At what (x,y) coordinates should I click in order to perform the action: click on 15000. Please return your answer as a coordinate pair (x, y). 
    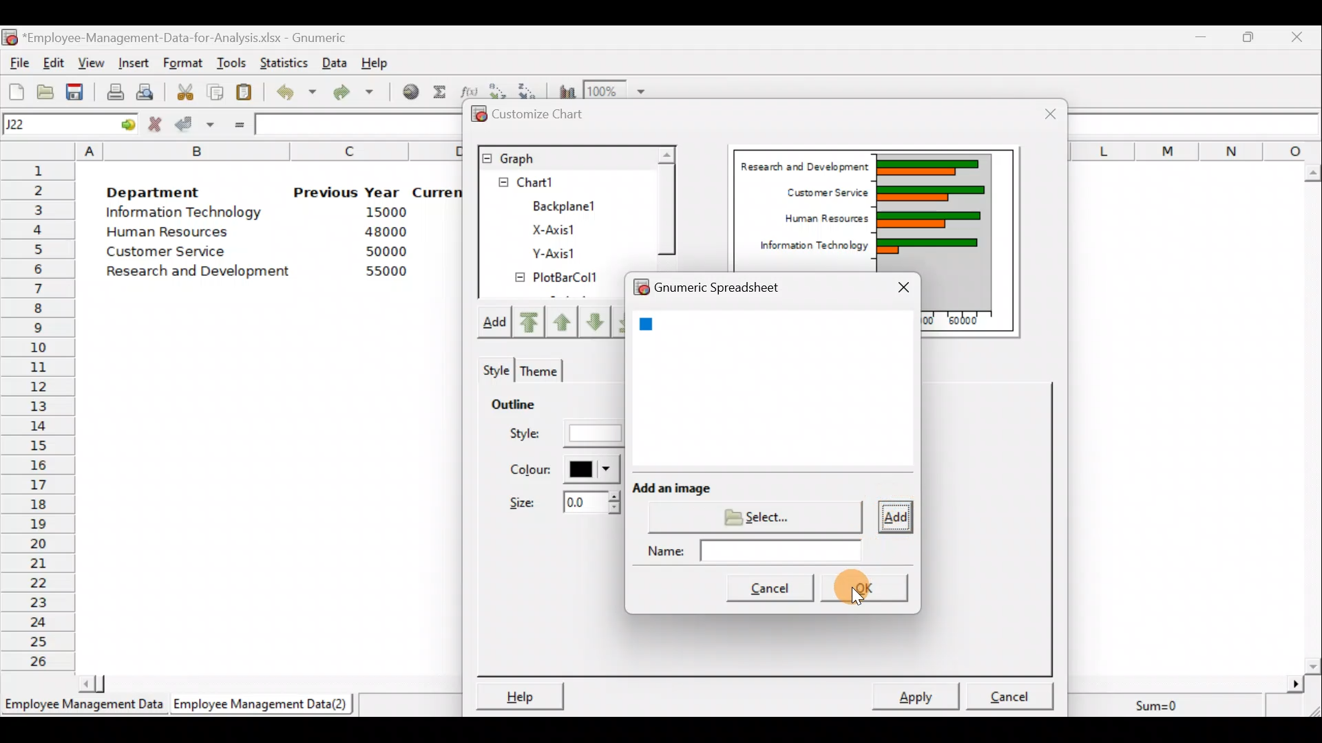
    Looking at the image, I should click on (381, 215).